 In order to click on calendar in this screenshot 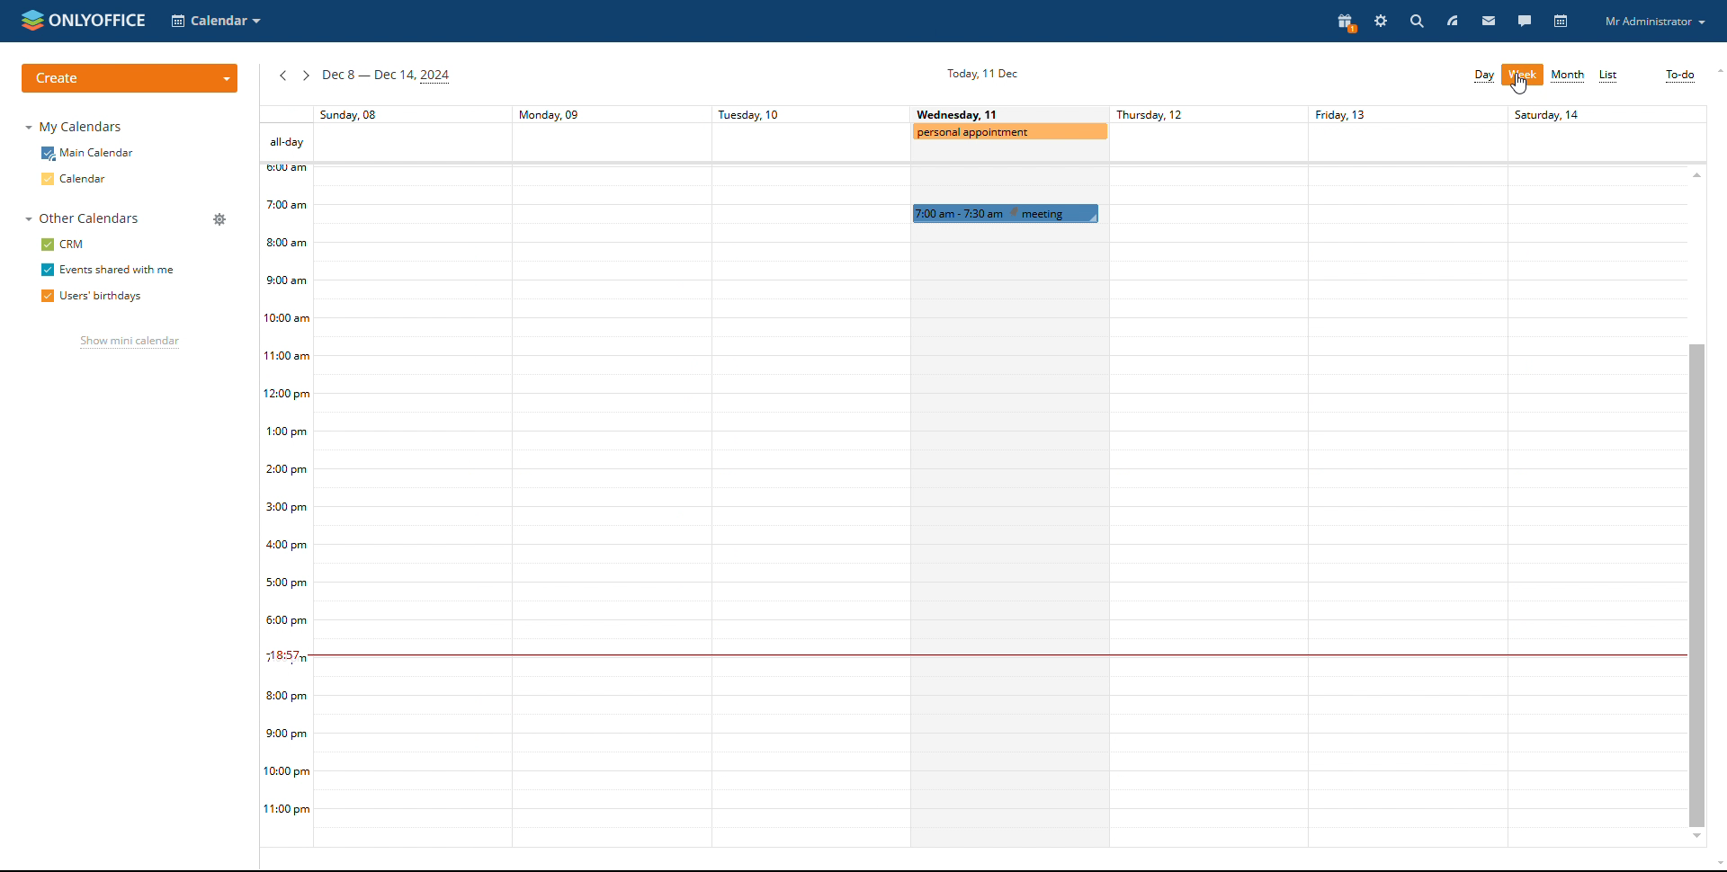, I will do `click(1561, 22)`.